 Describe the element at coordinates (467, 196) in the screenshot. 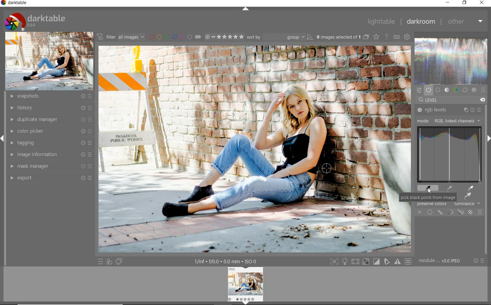

I see `picker tool` at that location.